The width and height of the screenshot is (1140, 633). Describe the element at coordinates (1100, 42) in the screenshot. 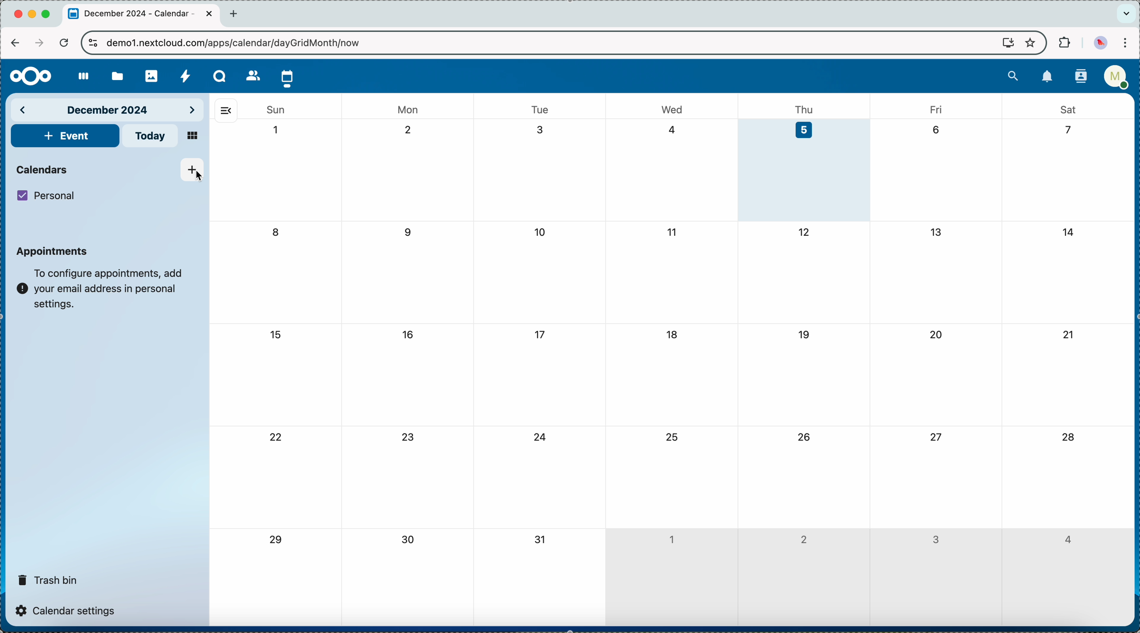

I see `profile picture` at that location.